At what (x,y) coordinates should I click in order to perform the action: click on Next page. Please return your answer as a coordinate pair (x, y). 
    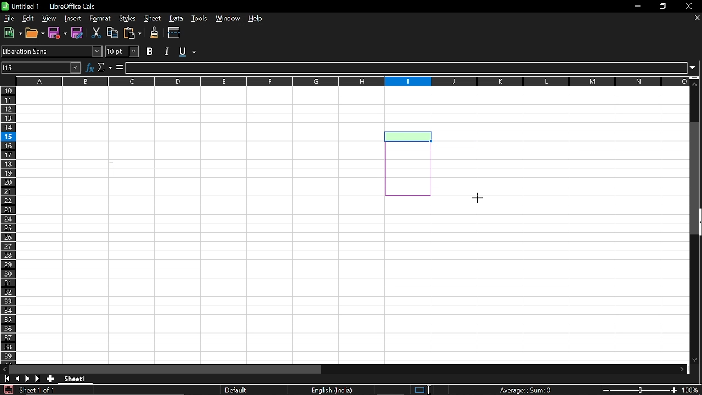
    Looking at the image, I should click on (28, 379).